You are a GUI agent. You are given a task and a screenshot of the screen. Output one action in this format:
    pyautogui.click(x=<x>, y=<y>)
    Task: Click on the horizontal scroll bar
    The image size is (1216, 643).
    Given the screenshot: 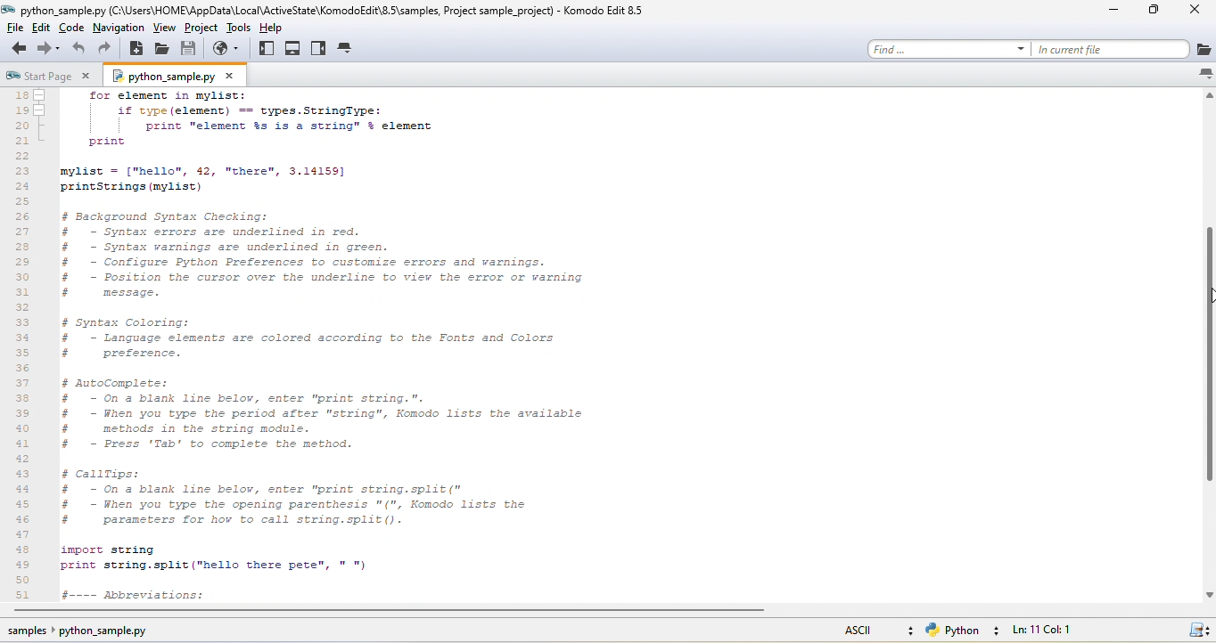 What is the action you would take?
    pyautogui.click(x=390, y=612)
    